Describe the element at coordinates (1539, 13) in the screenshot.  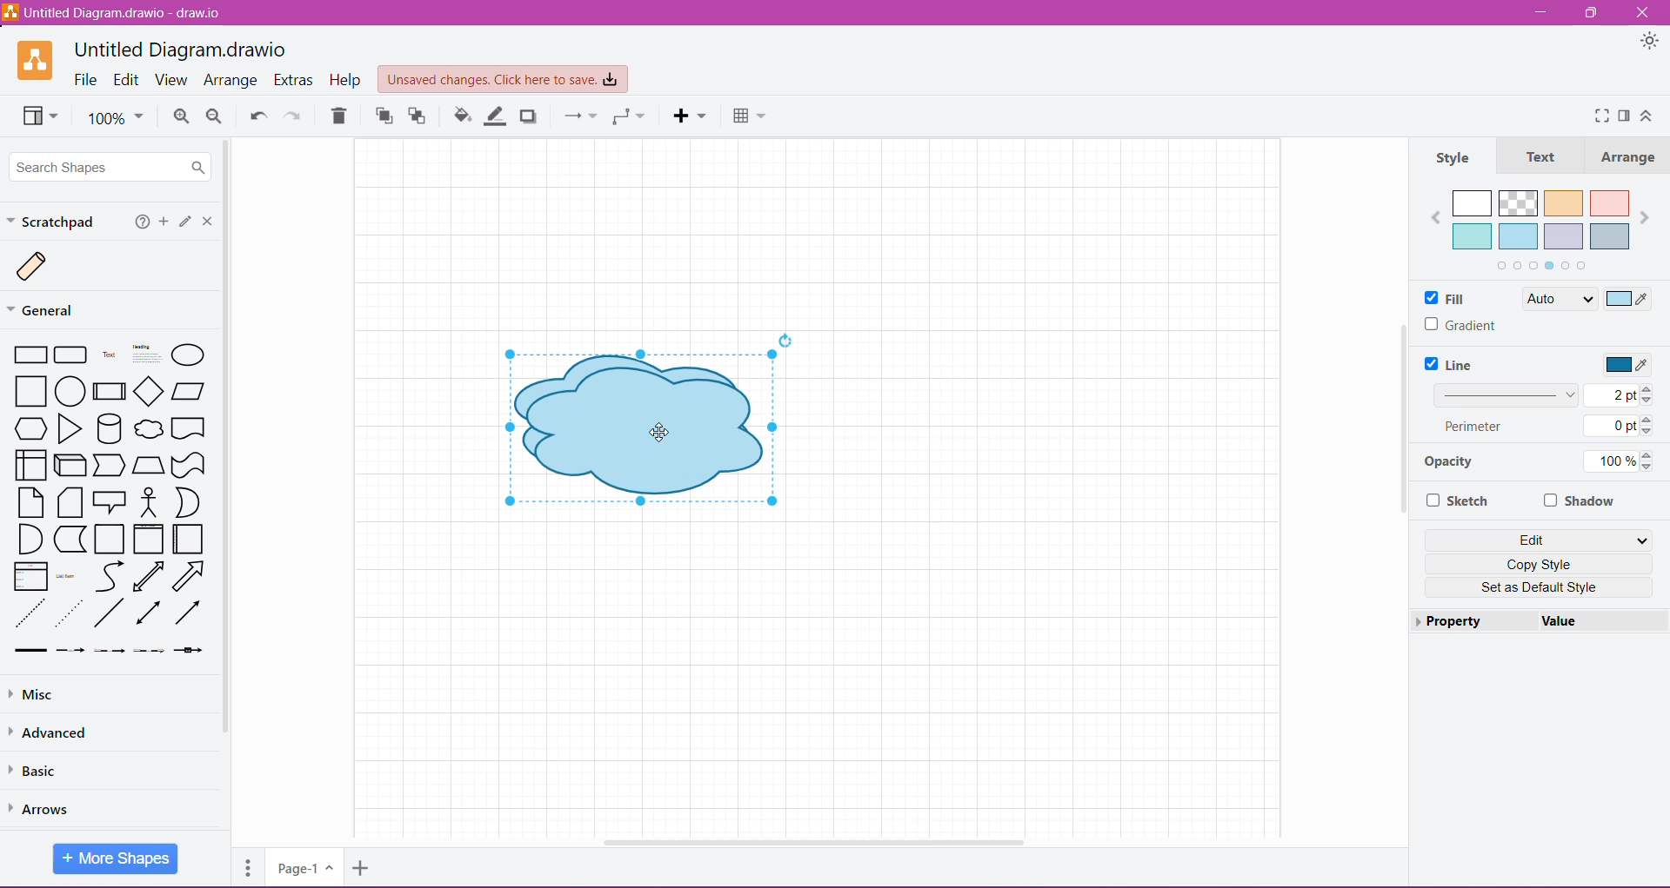
I see `Minimize` at that location.